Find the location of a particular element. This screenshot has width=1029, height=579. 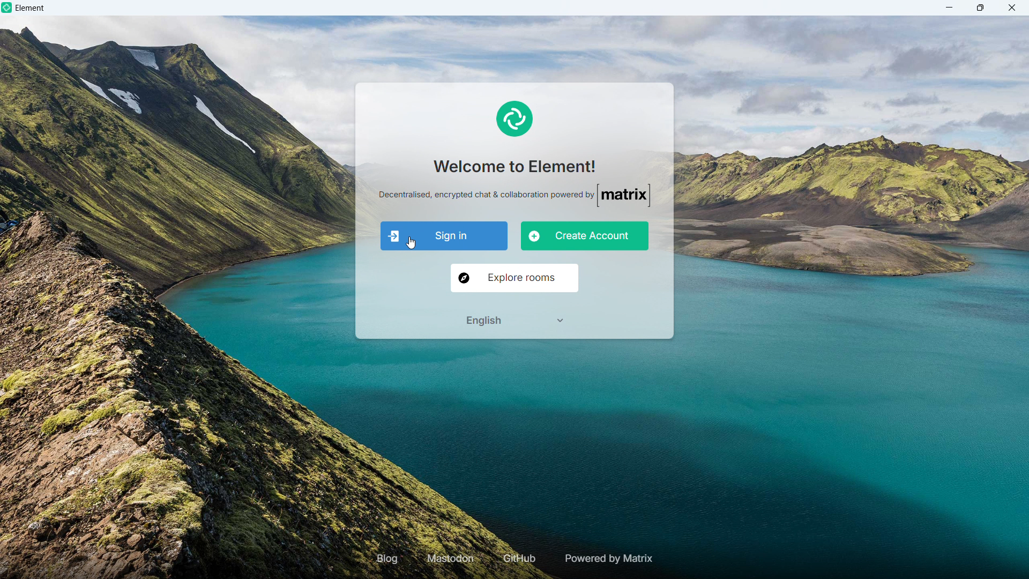

GIT hub  is located at coordinates (517, 559).